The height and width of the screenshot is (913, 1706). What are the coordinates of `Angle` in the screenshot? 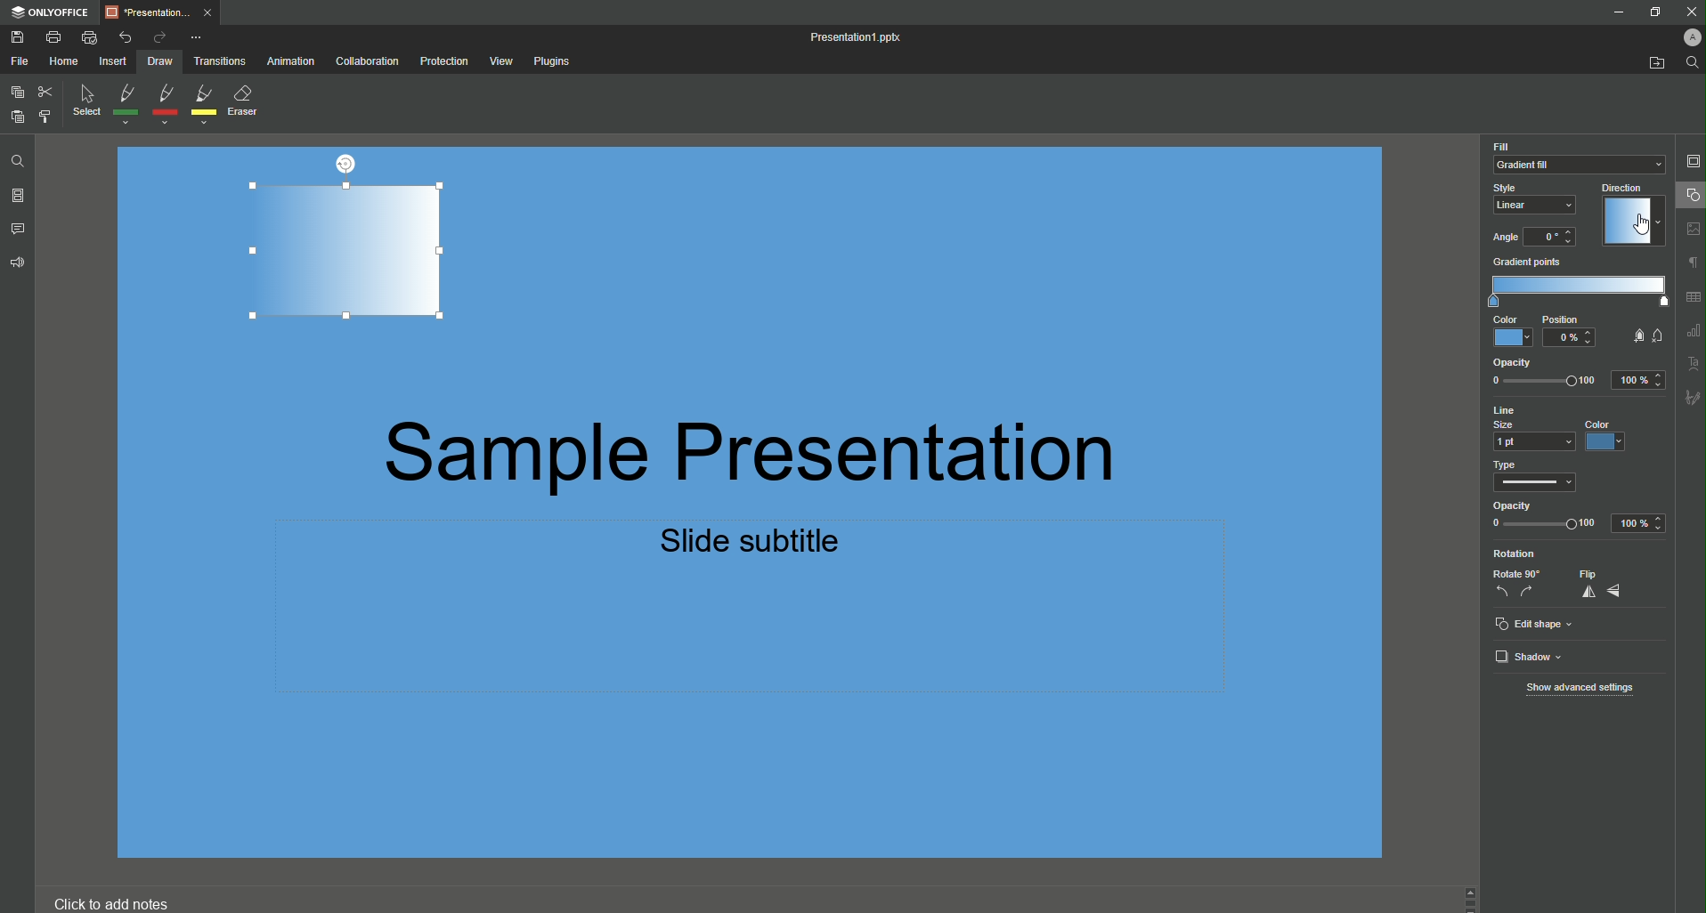 It's located at (1527, 238).